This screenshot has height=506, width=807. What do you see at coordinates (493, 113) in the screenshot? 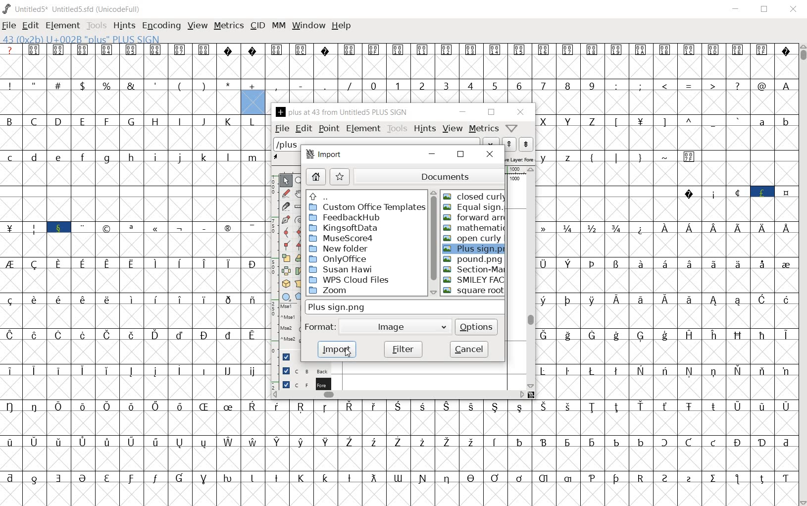
I see `restore` at bounding box center [493, 113].